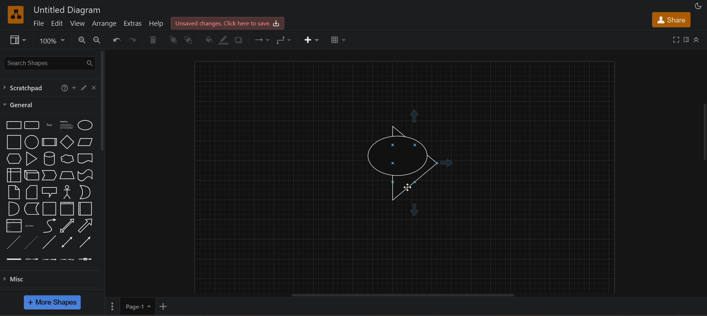 This screenshot has height=316, width=707. I want to click on insert, so click(314, 41).